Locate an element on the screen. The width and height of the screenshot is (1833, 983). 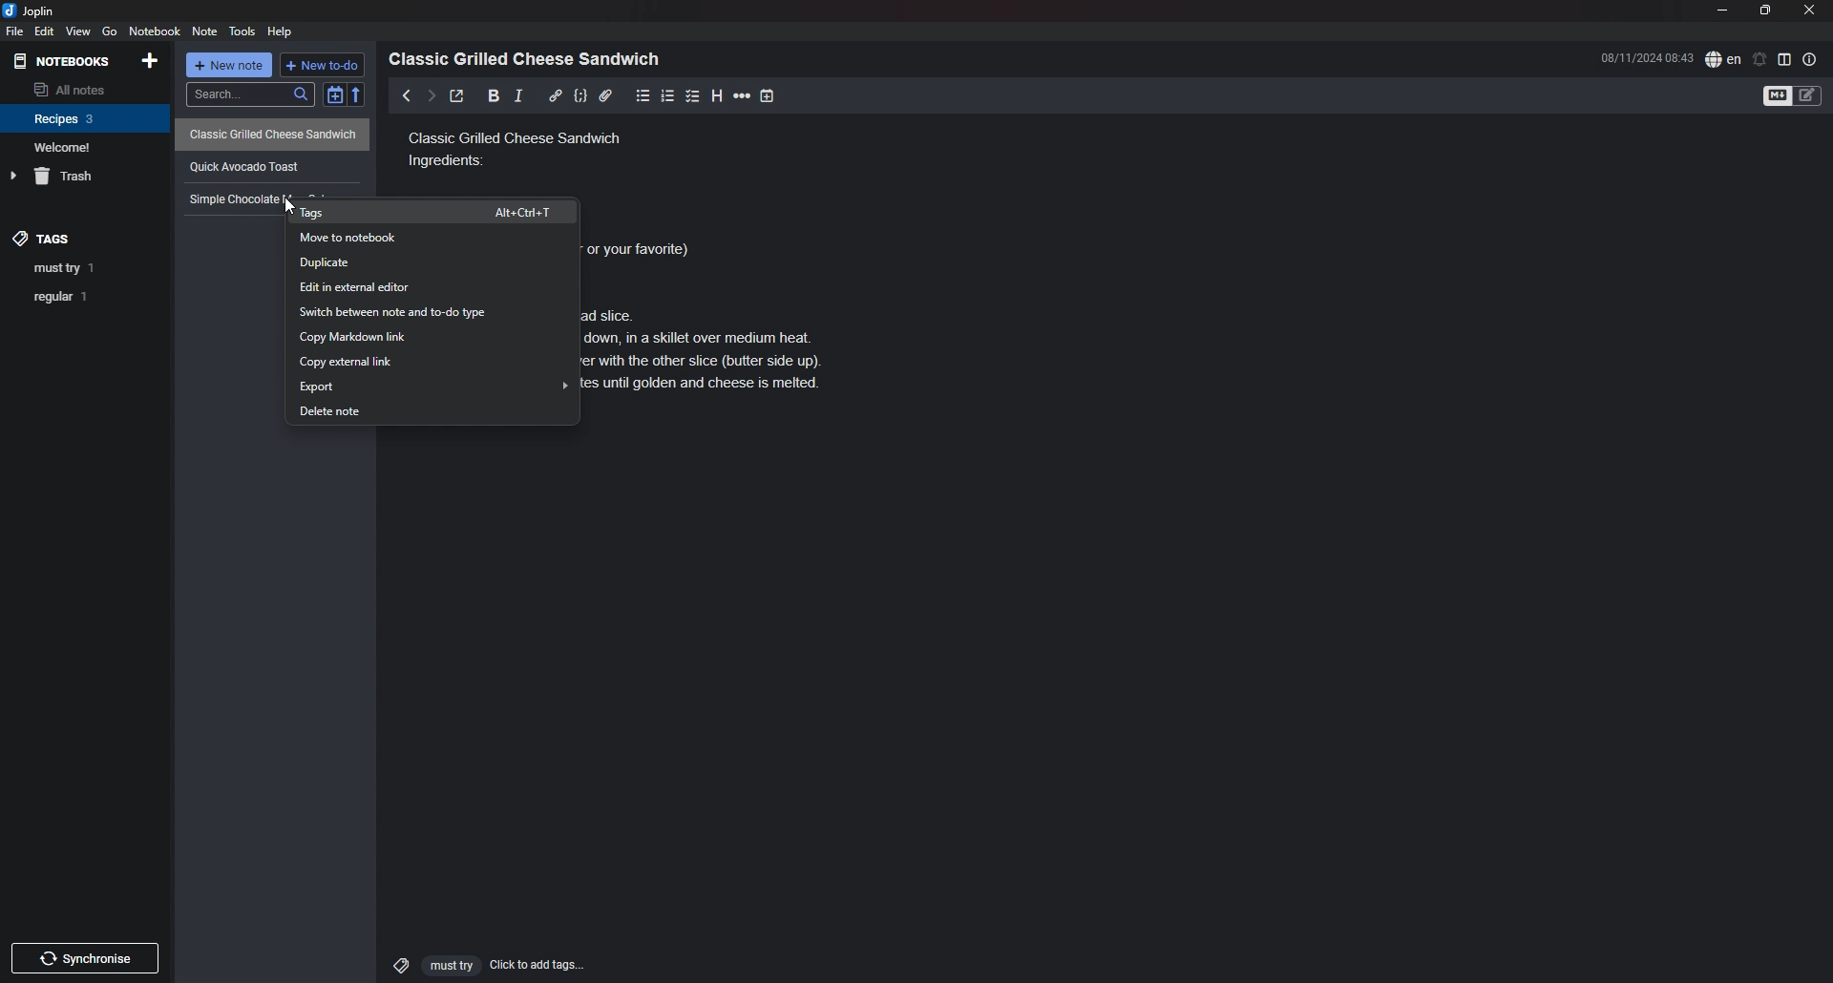
next is located at coordinates (430, 95).